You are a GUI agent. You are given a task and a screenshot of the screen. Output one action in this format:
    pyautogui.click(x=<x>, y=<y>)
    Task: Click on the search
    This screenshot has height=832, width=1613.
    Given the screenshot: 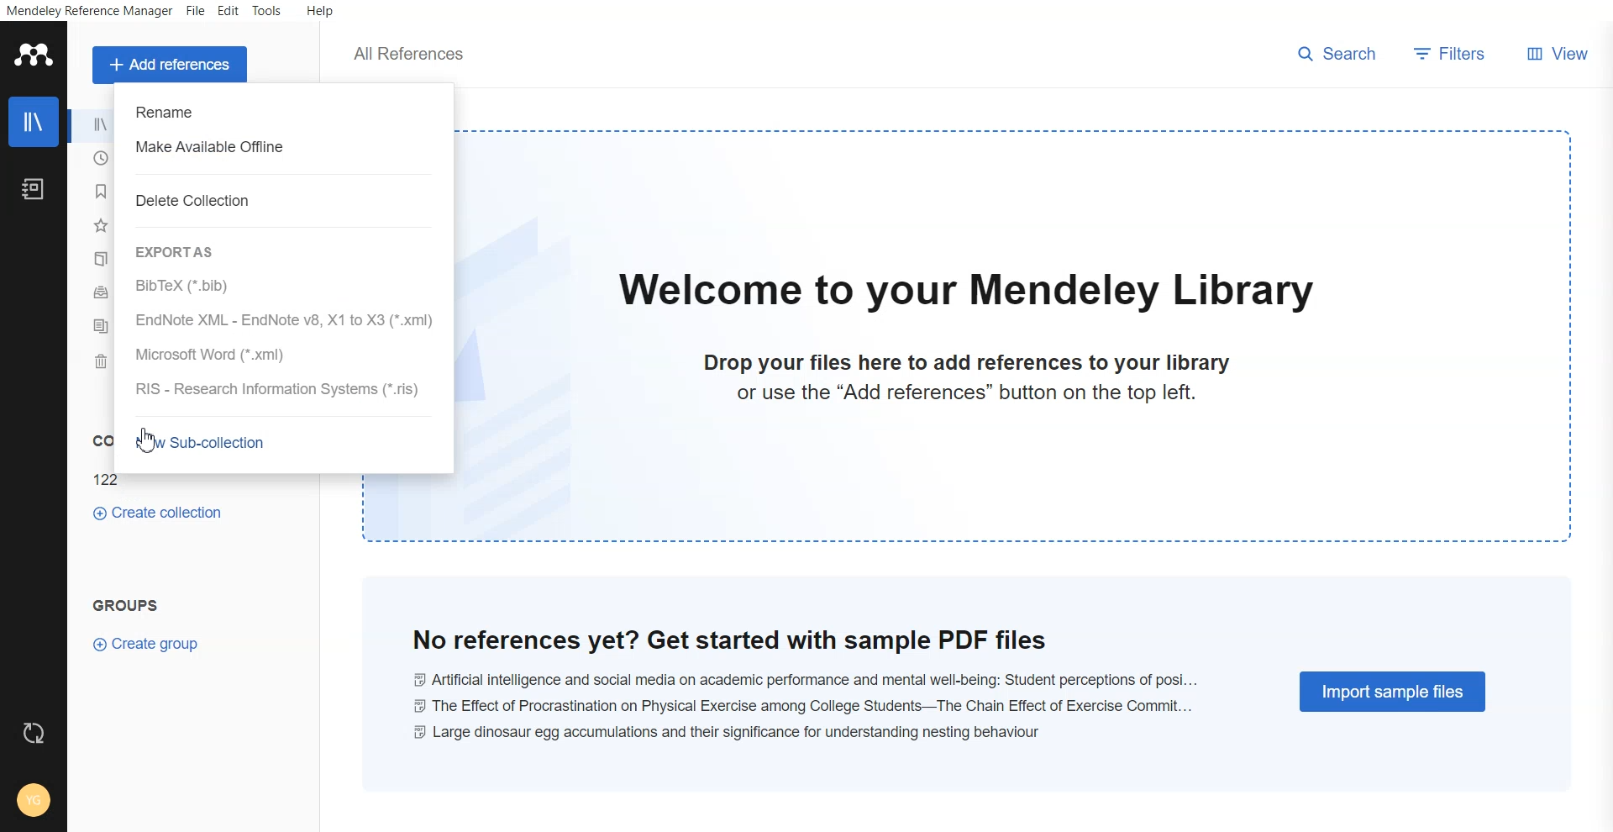 What is the action you would take?
    pyautogui.click(x=1335, y=51)
    